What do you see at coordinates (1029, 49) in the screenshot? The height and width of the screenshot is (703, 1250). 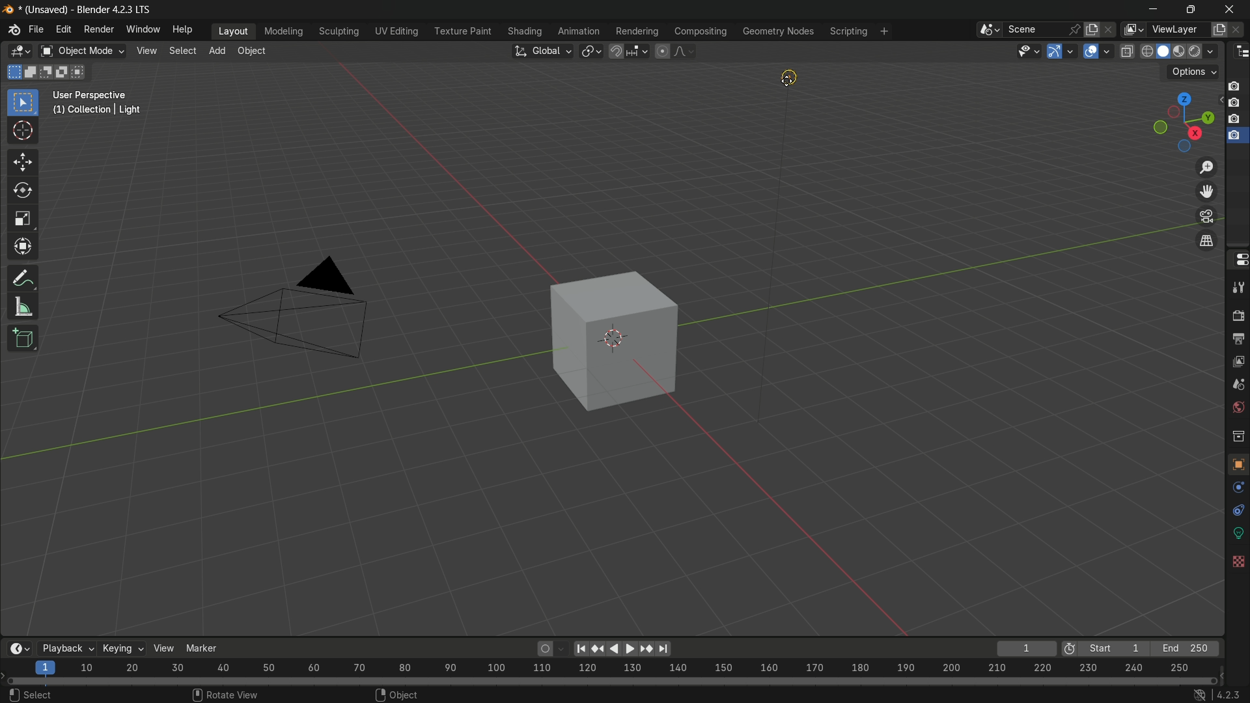 I see `selectability and visibility` at bounding box center [1029, 49].